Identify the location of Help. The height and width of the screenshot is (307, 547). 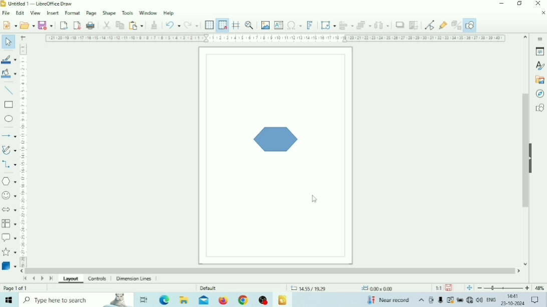
(169, 13).